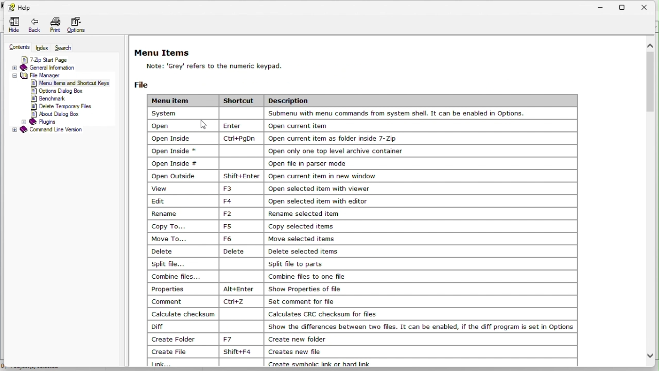 This screenshot has width=659, height=371. Describe the element at coordinates (206, 123) in the screenshot. I see `cursor` at that location.